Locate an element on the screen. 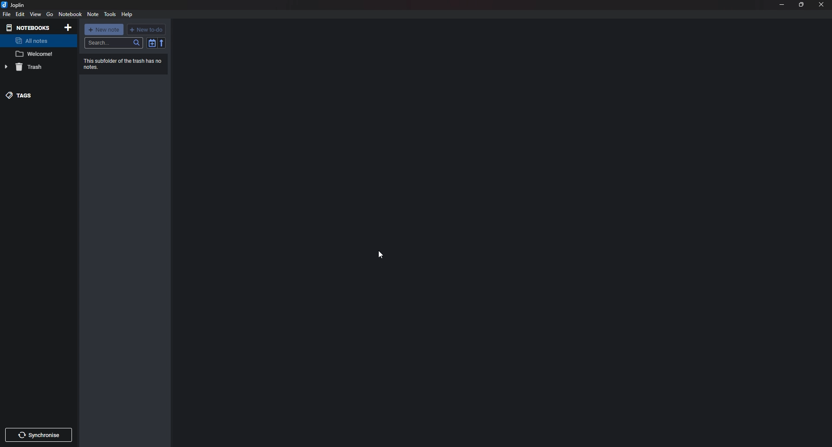 The image size is (832, 447). All notes is located at coordinates (36, 41).